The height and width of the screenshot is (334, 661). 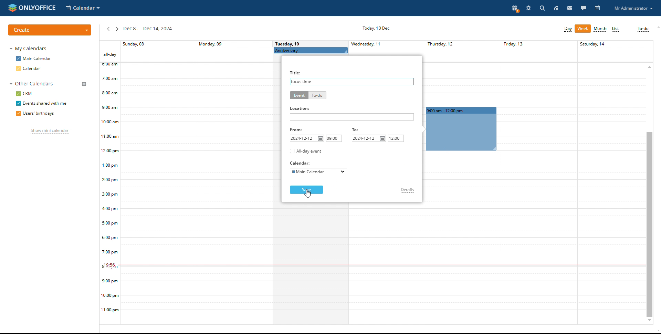 What do you see at coordinates (50, 30) in the screenshot?
I see `create` at bounding box center [50, 30].